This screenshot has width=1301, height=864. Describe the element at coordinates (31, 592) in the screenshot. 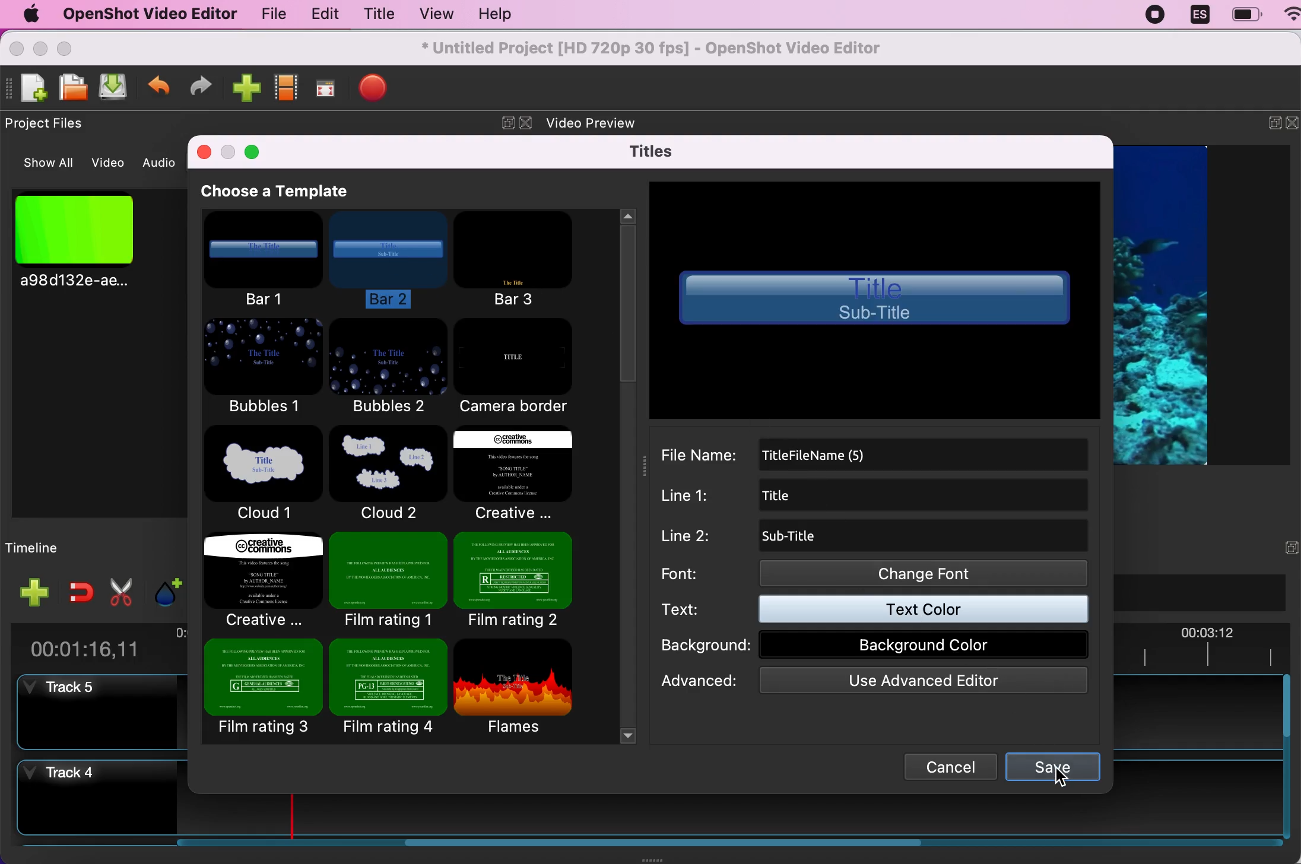

I see `add track` at that location.